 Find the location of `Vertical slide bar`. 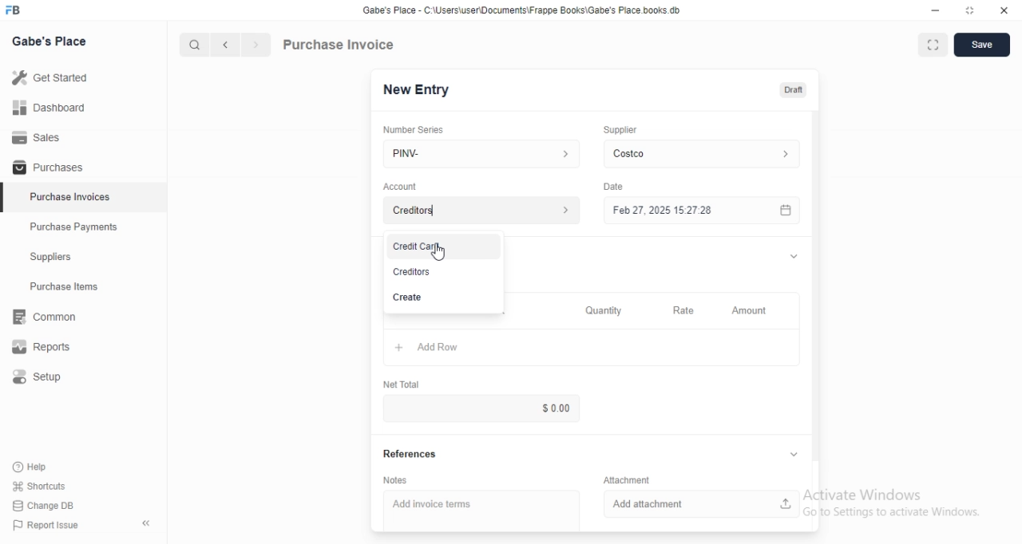

Vertical slide bar is located at coordinates (816, 291).